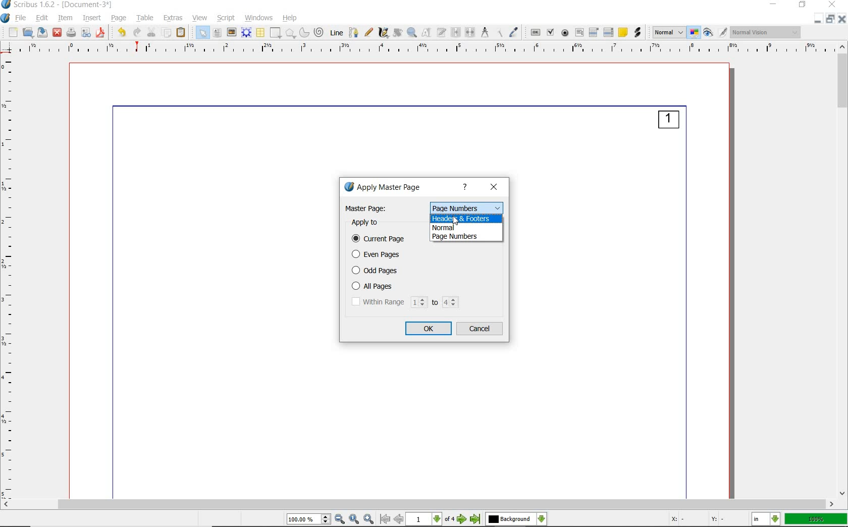 The height and width of the screenshot is (527, 848). I want to click on open, so click(28, 32).